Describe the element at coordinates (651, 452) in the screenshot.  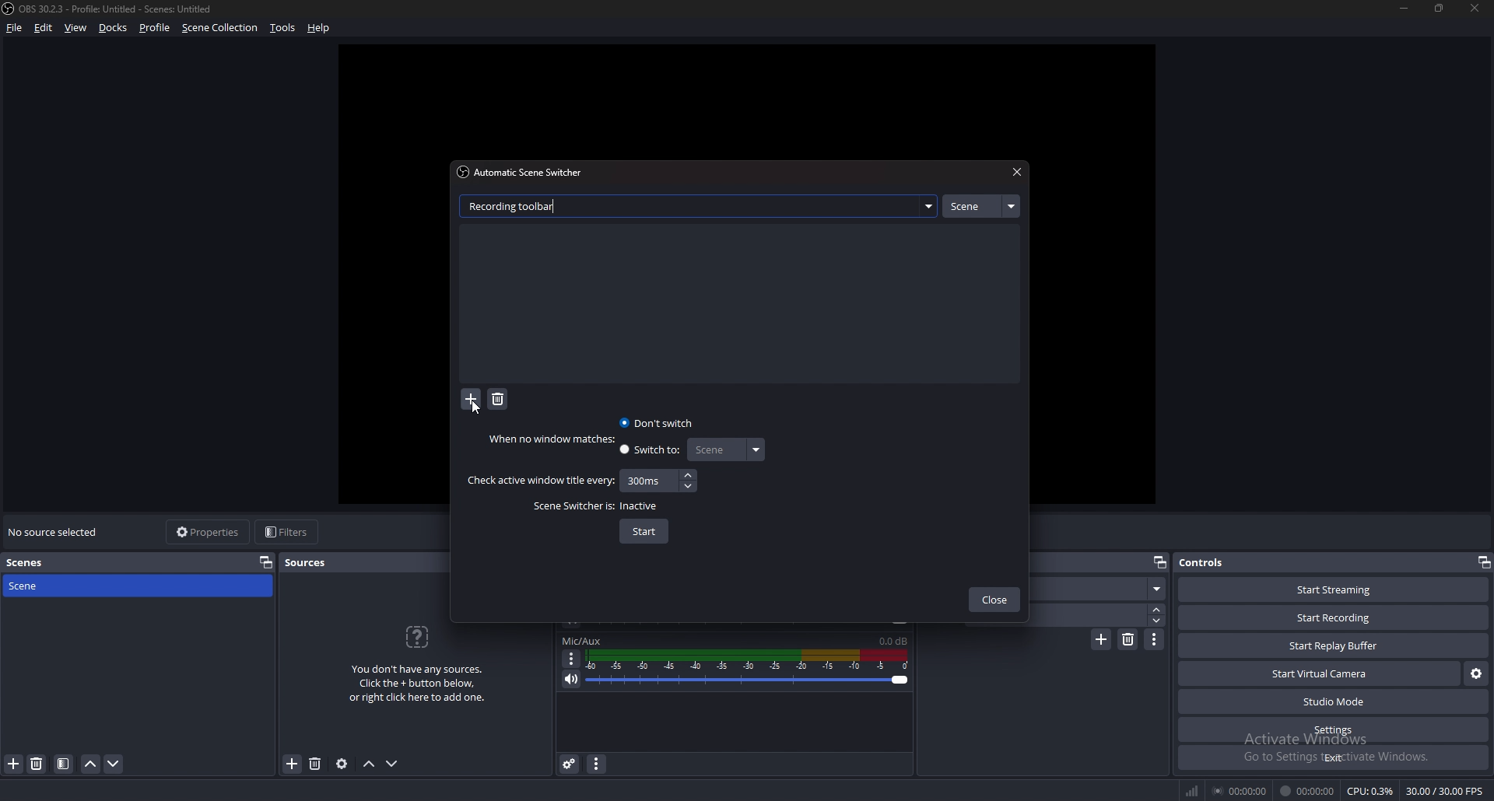
I see `switch to` at that location.